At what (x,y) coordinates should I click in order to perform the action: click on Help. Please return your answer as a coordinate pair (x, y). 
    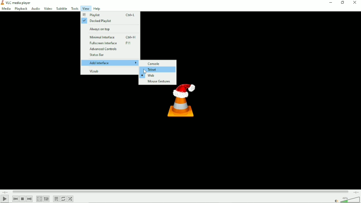
    Looking at the image, I should click on (97, 9).